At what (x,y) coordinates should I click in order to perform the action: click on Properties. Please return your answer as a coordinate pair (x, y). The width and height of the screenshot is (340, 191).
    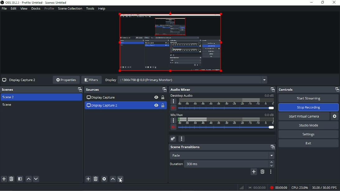
    Looking at the image, I should click on (65, 80).